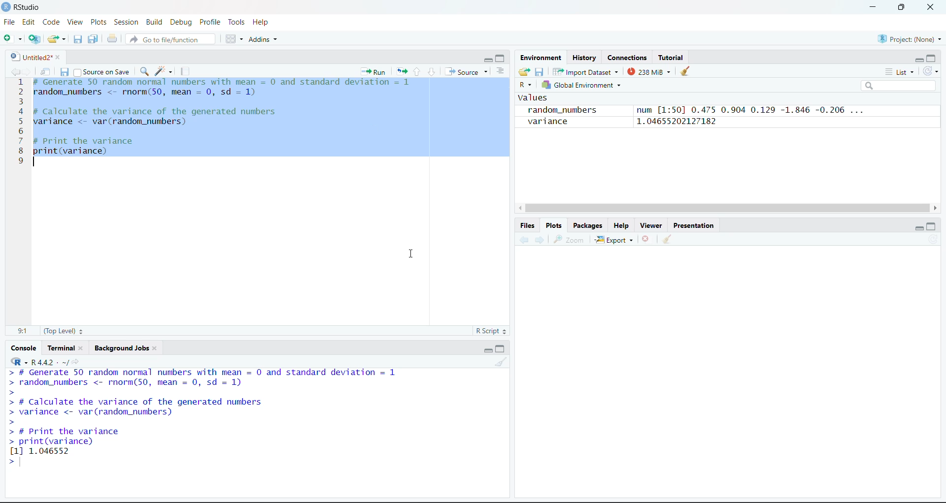 This screenshot has height=503, width=946. Describe the element at coordinates (652, 225) in the screenshot. I see `Viewer` at that location.